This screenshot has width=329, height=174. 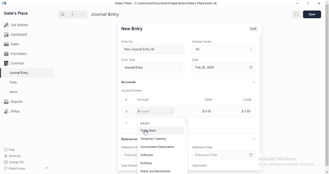 What do you see at coordinates (17, 25) in the screenshot?
I see `Get Started` at bounding box center [17, 25].